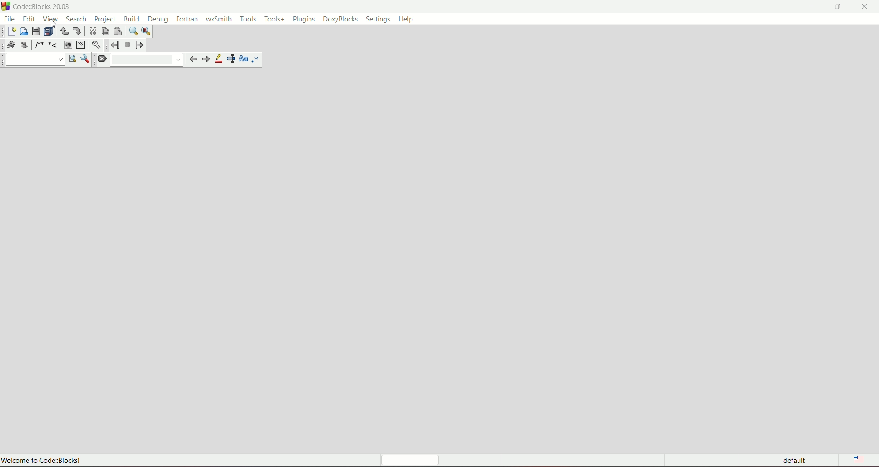 The image size is (879, 467). What do you see at coordinates (107, 32) in the screenshot?
I see `copy` at bounding box center [107, 32].